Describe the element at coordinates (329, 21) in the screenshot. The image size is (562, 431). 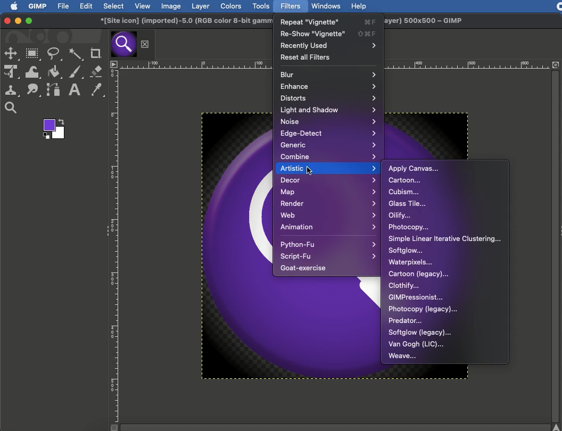
I see `Repeat vignette` at that location.